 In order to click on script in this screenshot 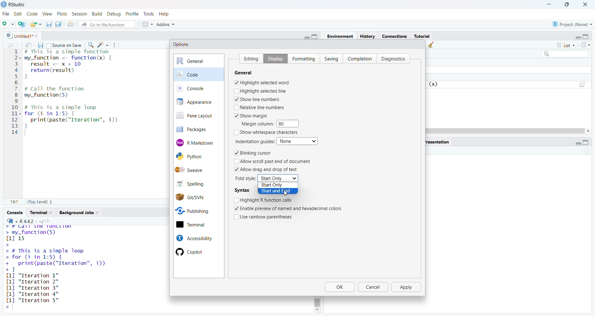, I will do `click(583, 83)`.